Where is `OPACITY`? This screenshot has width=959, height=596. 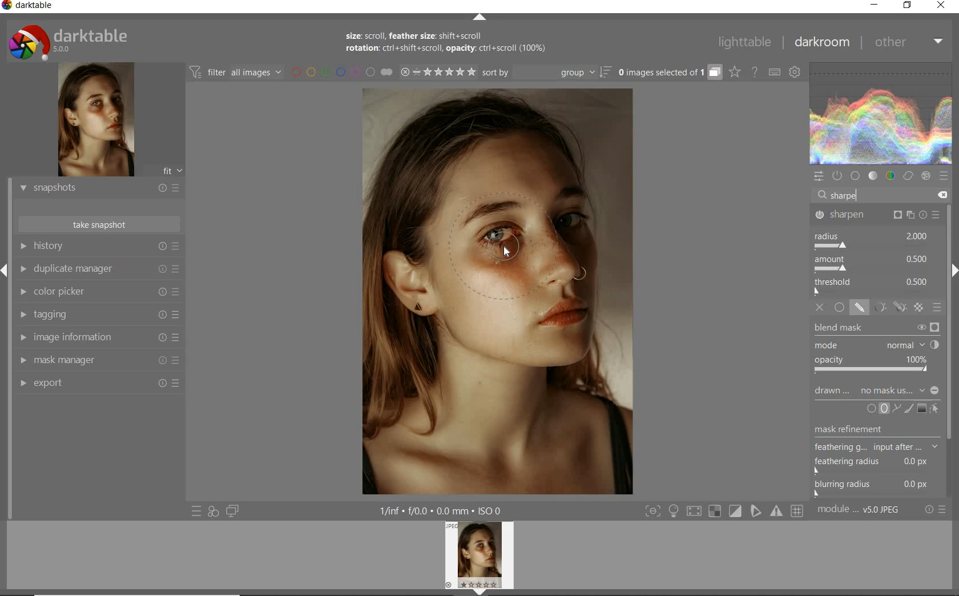
OPACITY is located at coordinates (873, 365).